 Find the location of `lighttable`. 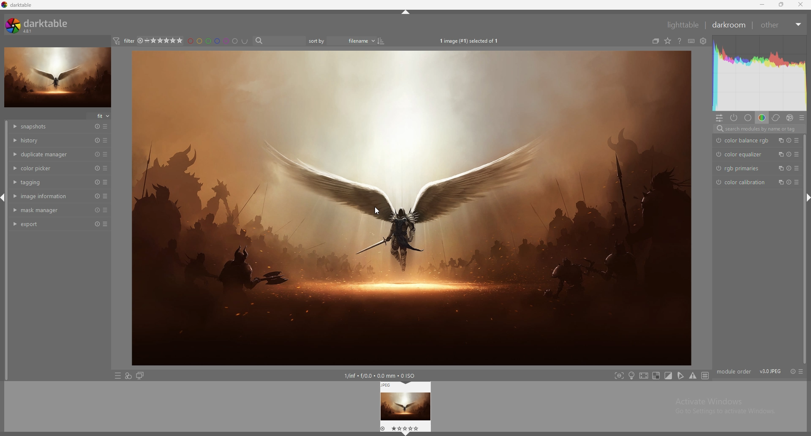

lighttable is located at coordinates (680, 25).